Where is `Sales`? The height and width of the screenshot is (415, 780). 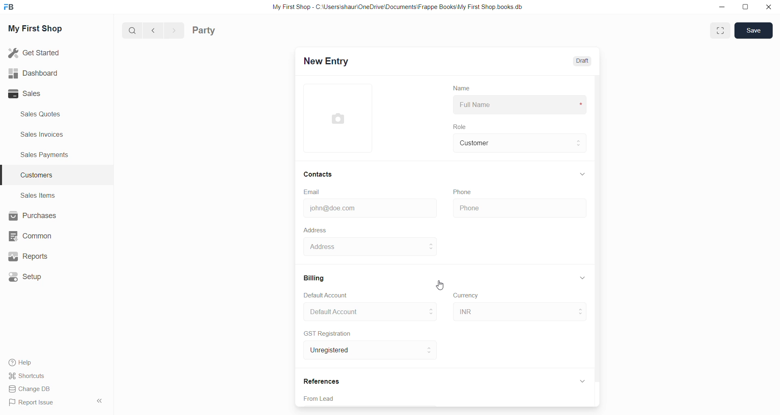
Sales is located at coordinates (34, 94).